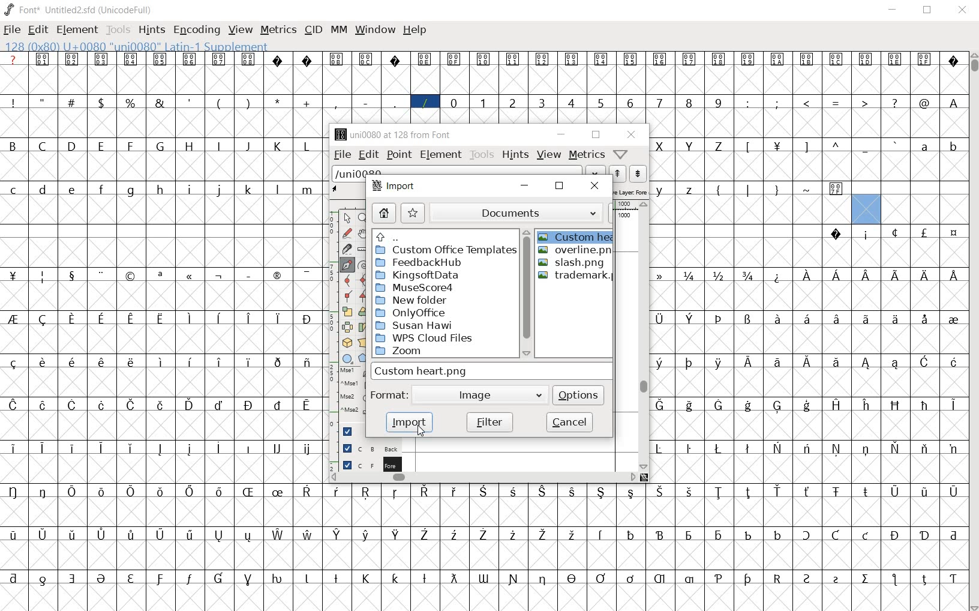 The width and height of the screenshot is (979, 611). I want to click on glyph, so click(12, 145).